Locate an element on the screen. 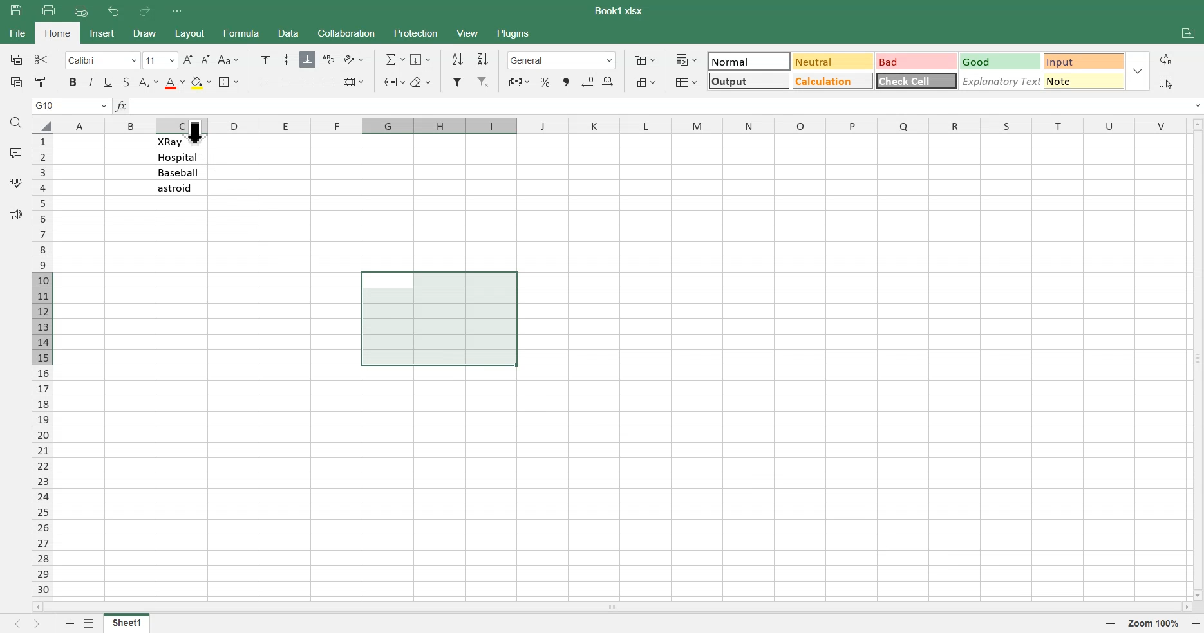 The width and height of the screenshot is (1204, 633). Output is located at coordinates (747, 80).